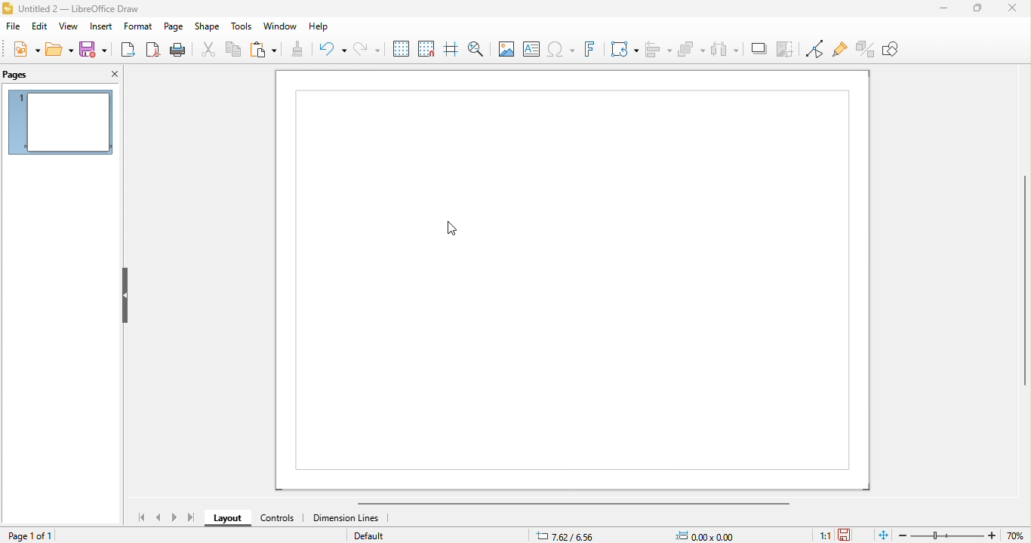 This screenshot has height=543, width=1031. Describe the element at coordinates (297, 51) in the screenshot. I see `clone` at that location.